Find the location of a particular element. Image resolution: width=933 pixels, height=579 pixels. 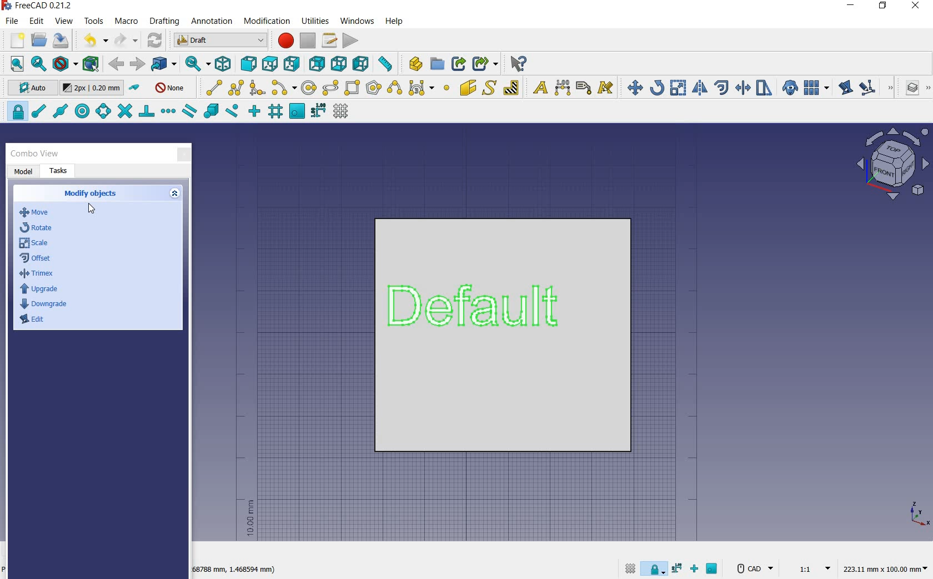

drafting is located at coordinates (165, 22).